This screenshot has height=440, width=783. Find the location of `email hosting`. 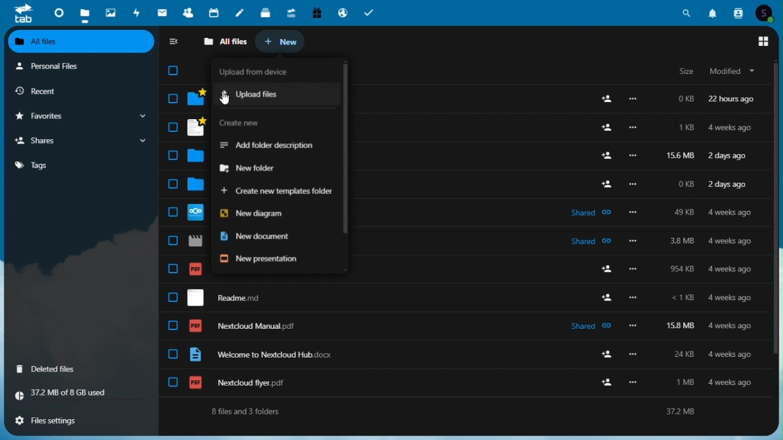

email hosting is located at coordinates (343, 12).